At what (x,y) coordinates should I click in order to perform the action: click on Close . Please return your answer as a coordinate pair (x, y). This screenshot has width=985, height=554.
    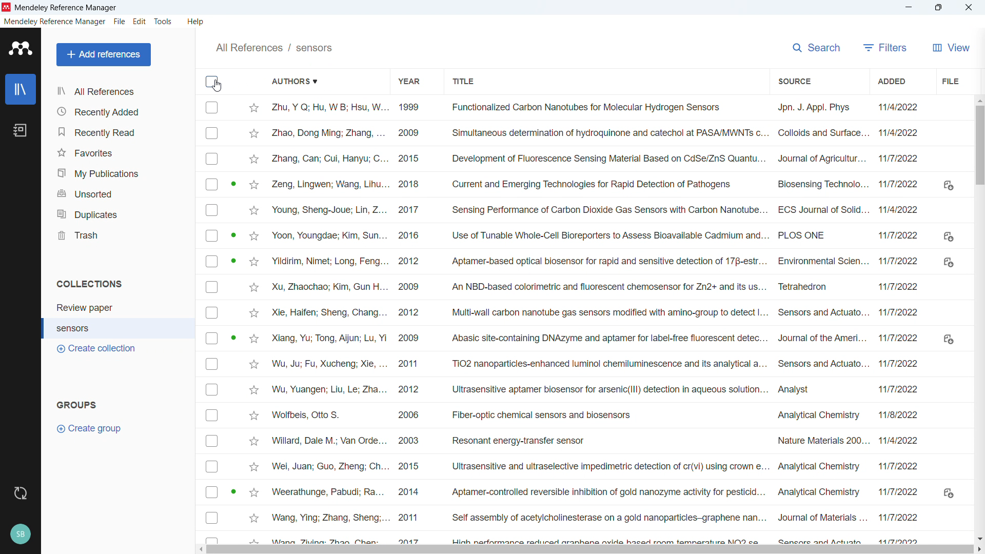
    Looking at the image, I should click on (968, 7).